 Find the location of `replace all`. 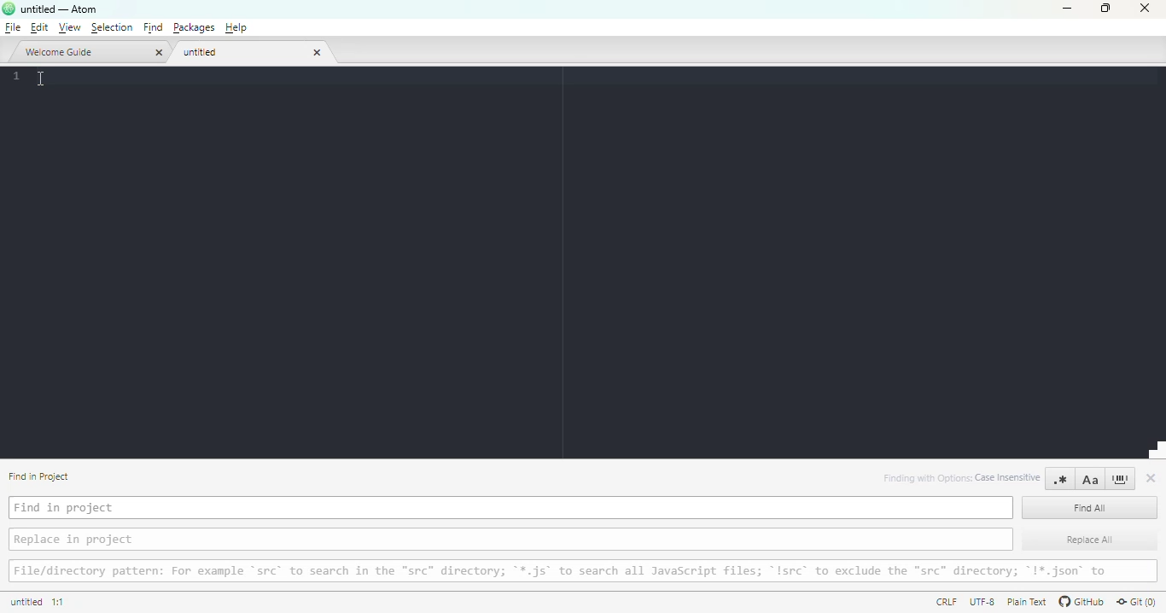

replace all is located at coordinates (1091, 537).